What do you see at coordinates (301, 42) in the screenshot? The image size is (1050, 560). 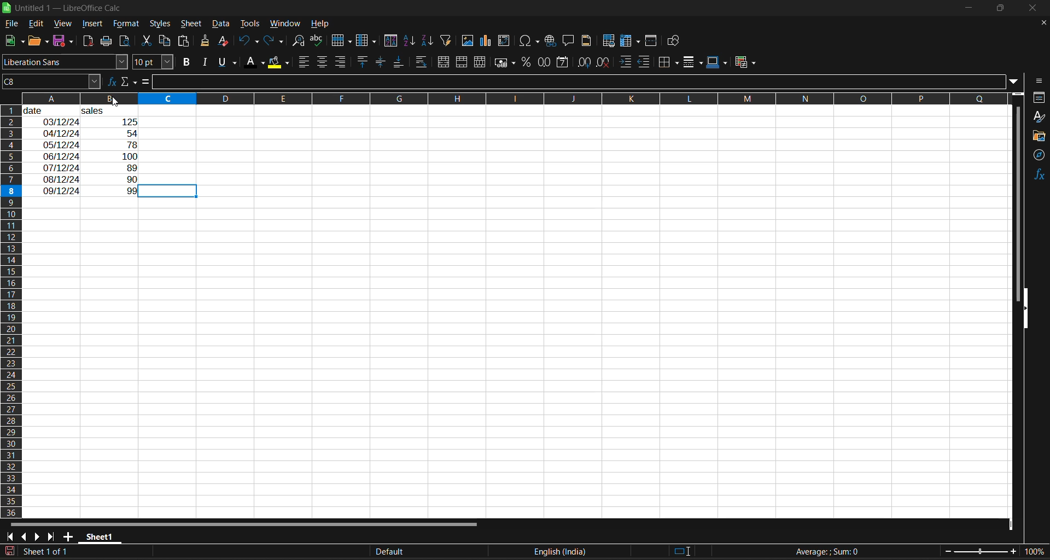 I see `find and replace` at bounding box center [301, 42].